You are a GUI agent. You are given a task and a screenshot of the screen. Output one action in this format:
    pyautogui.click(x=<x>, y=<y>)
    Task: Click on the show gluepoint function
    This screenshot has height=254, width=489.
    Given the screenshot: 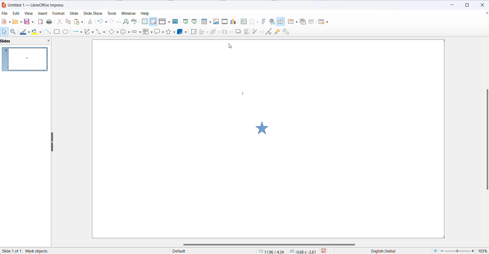 What is the action you would take?
    pyautogui.click(x=277, y=32)
    